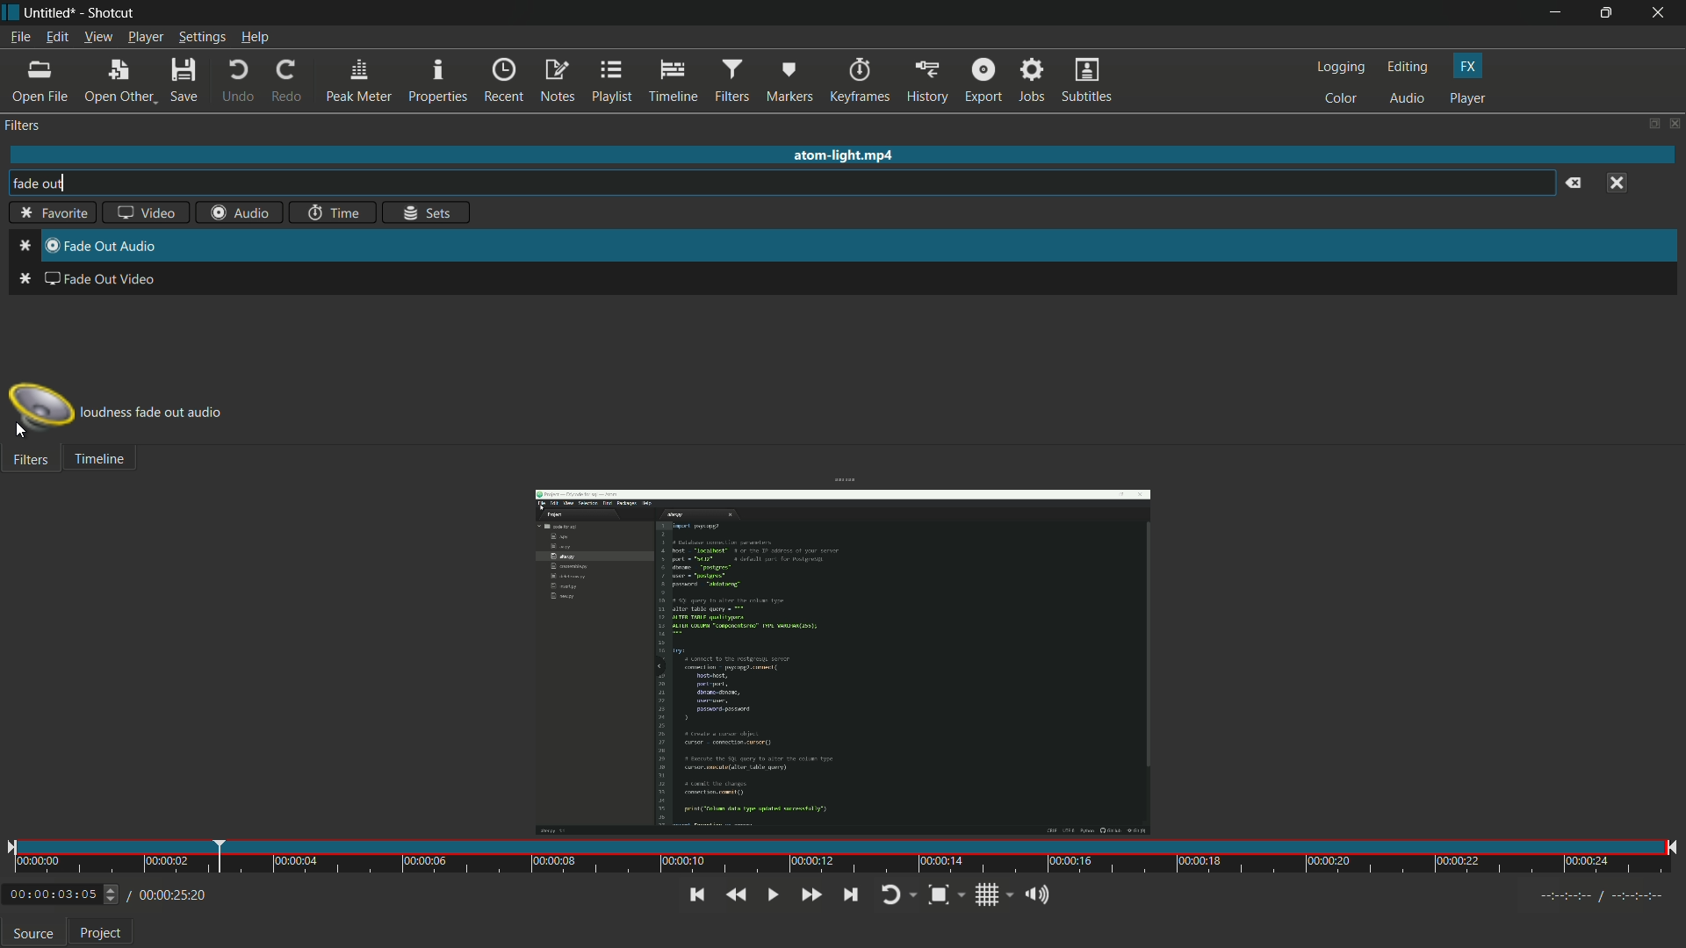 This screenshot has height=948, width=1686. What do you see at coordinates (24, 432) in the screenshot?
I see `cursor` at bounding box center [24, 432].